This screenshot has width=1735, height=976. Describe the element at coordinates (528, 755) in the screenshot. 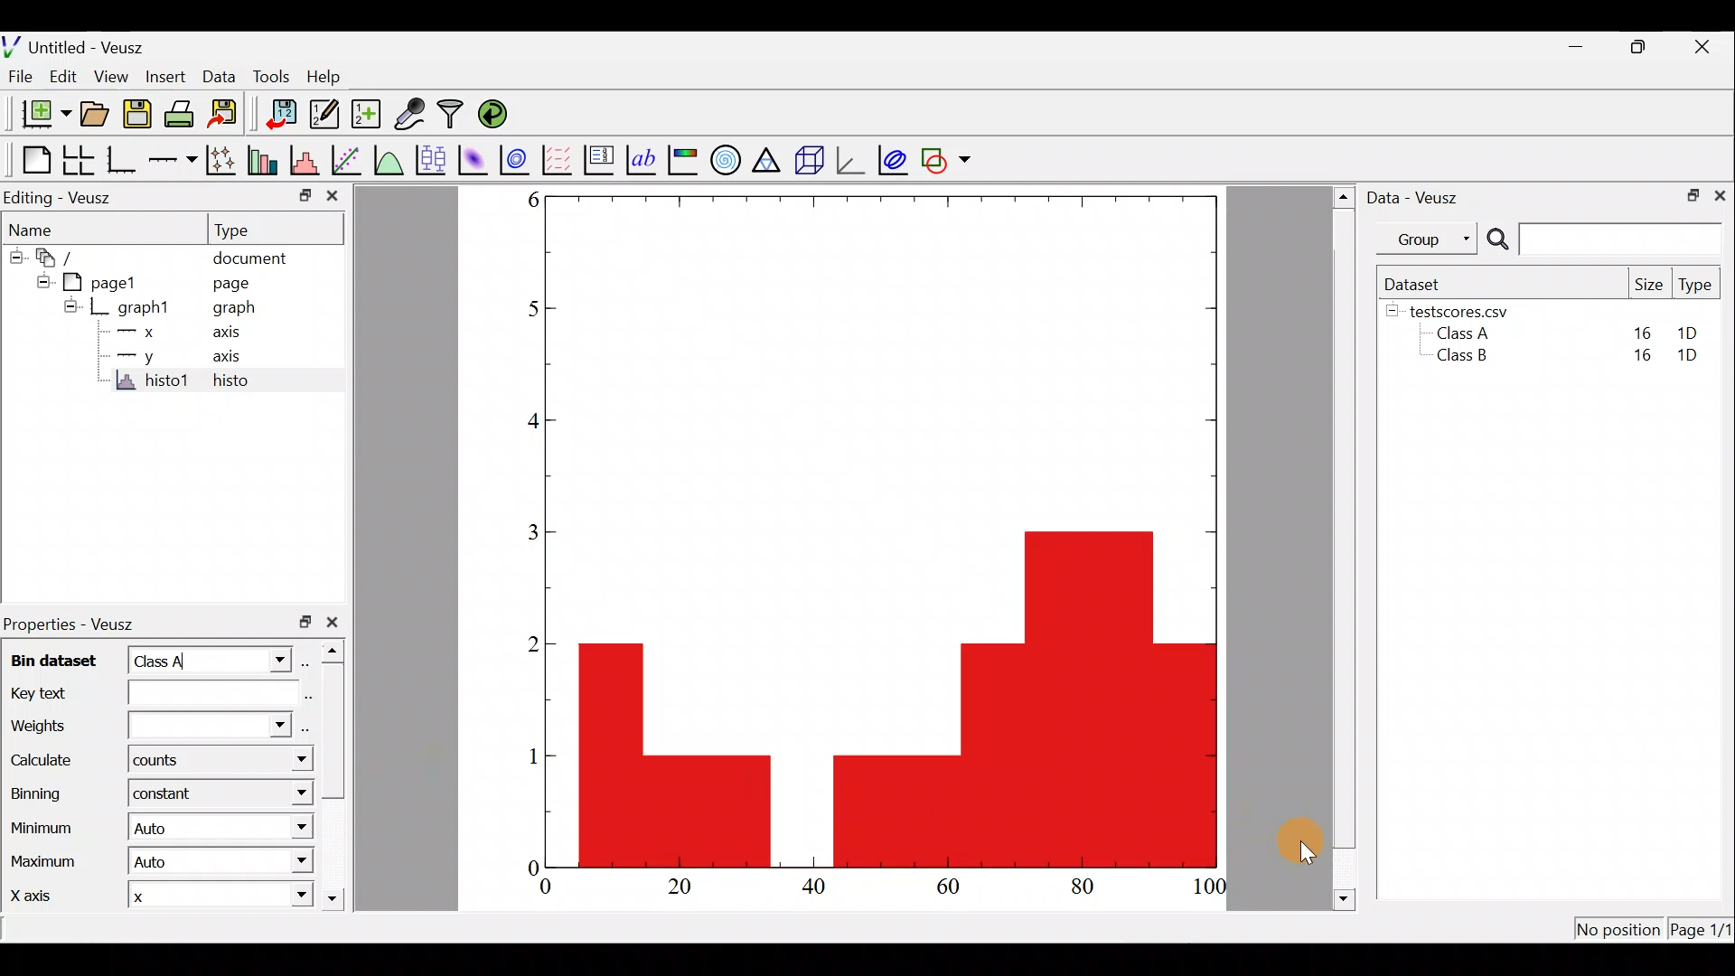

I see `1` at that location.